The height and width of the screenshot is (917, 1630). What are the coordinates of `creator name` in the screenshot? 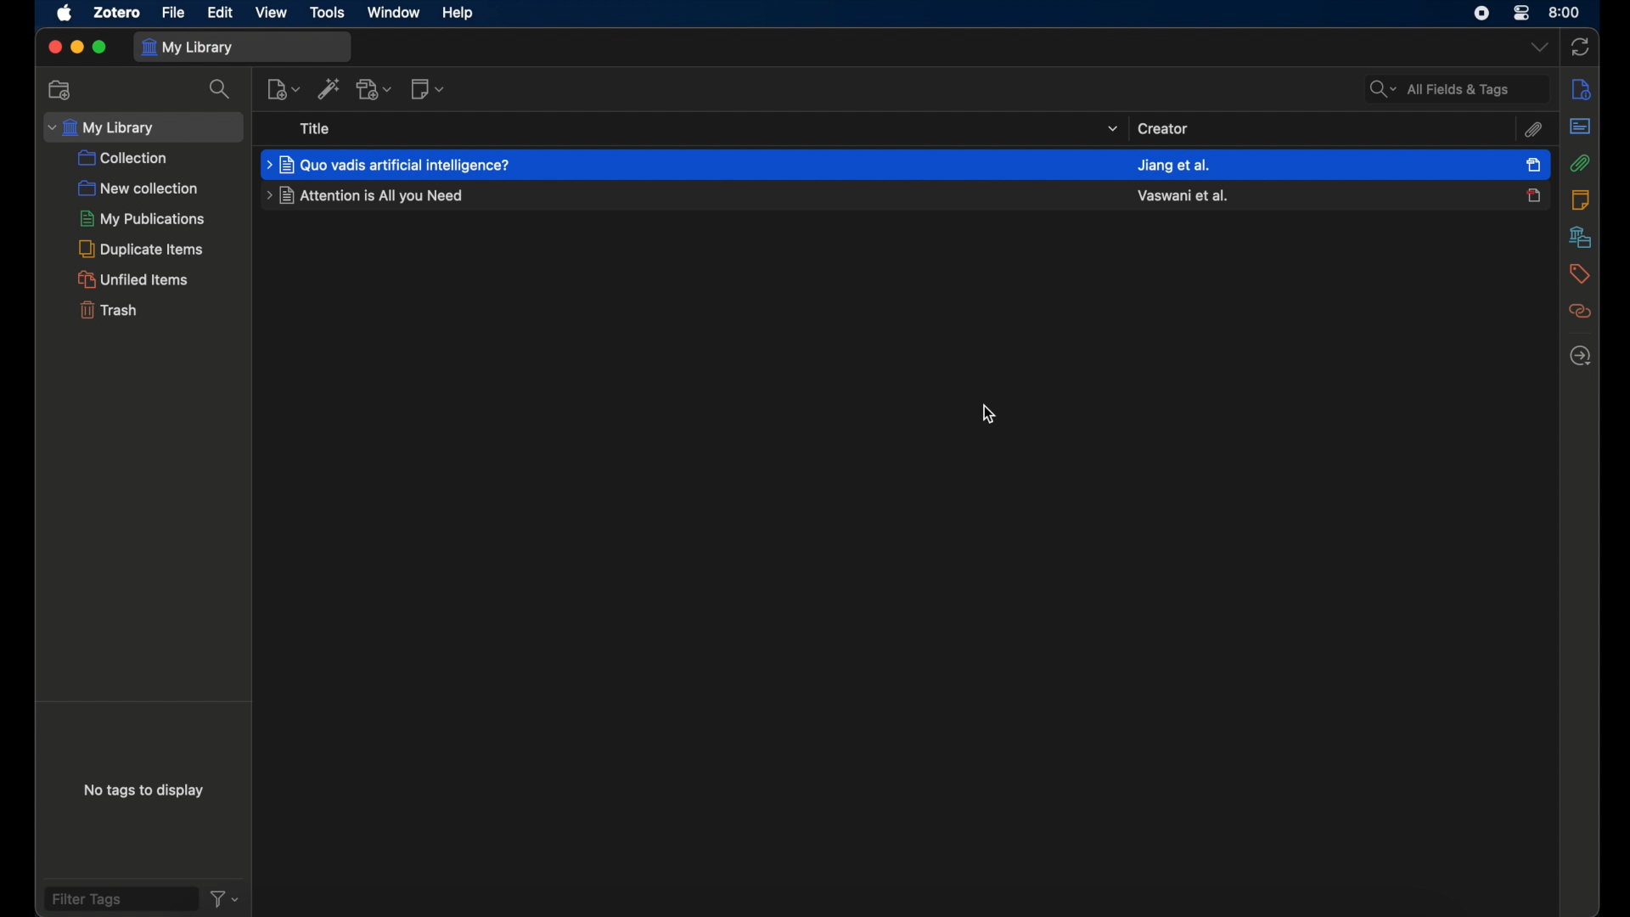 It's located at (1183, 195).